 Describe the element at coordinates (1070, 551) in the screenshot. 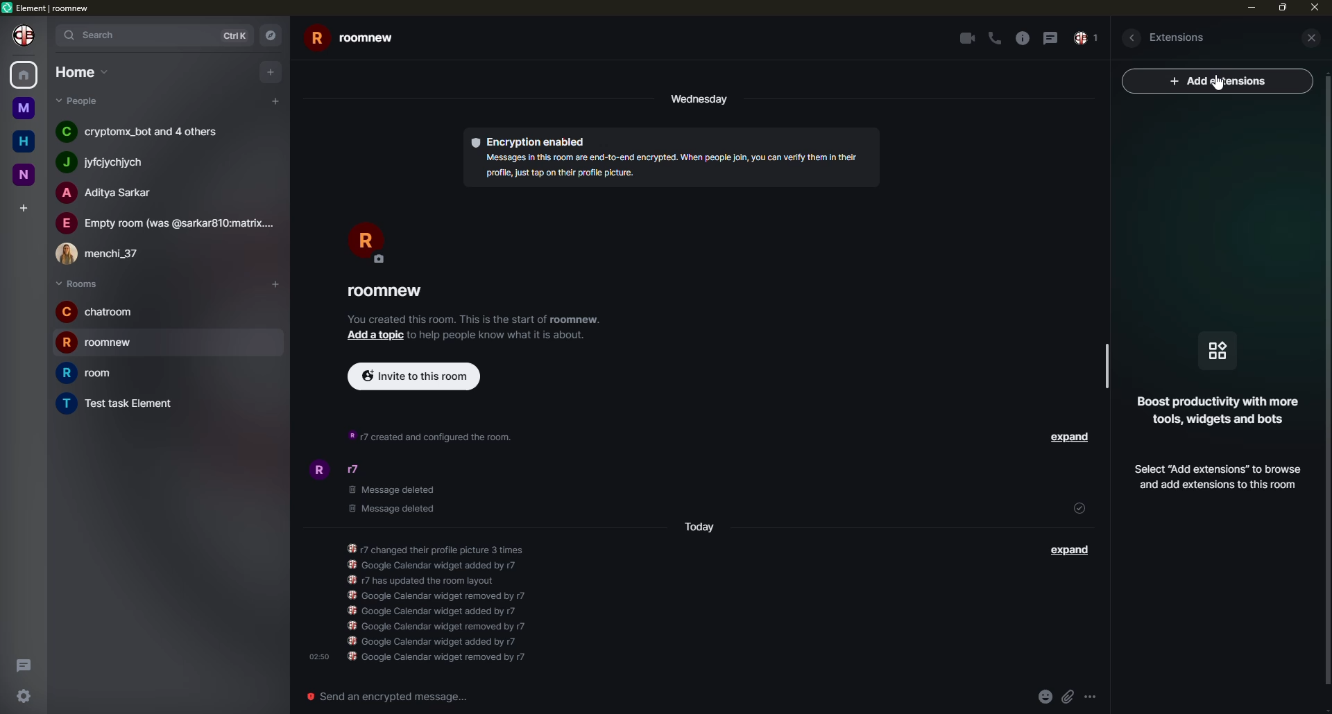

I see `expand` at that location.